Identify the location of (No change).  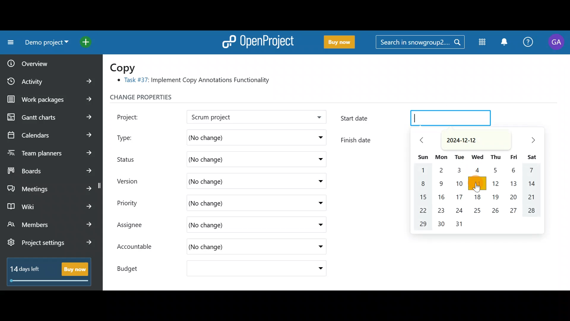
(235, 226).